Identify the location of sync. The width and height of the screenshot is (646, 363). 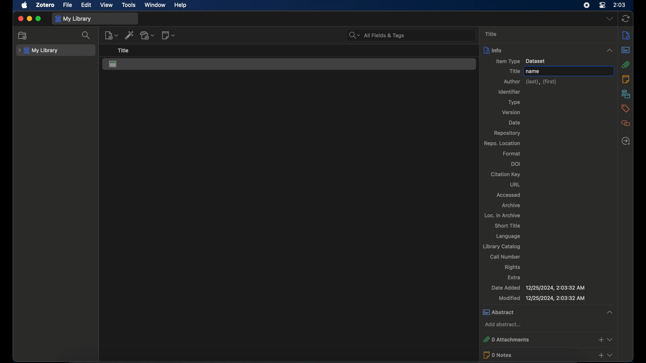
(625, 19).